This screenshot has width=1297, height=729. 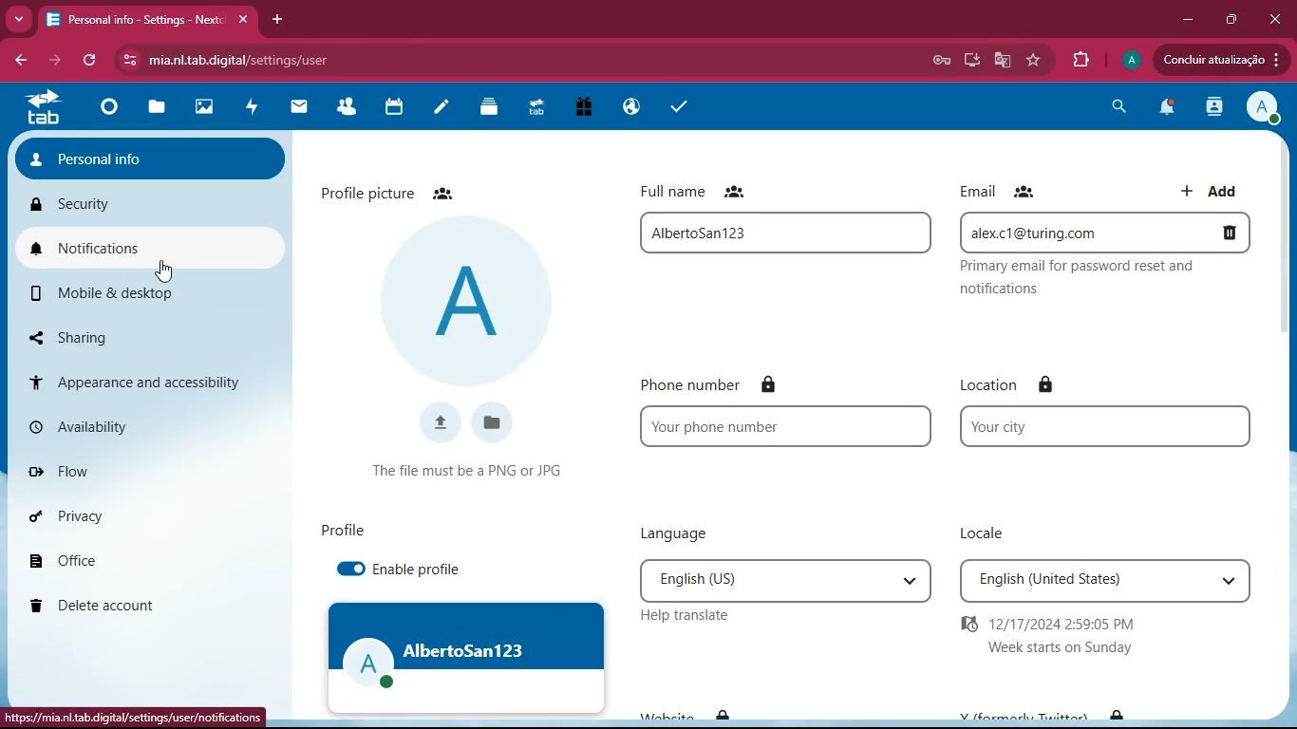 I want to click on appearance & accessibility, so click(x=125, y=378).